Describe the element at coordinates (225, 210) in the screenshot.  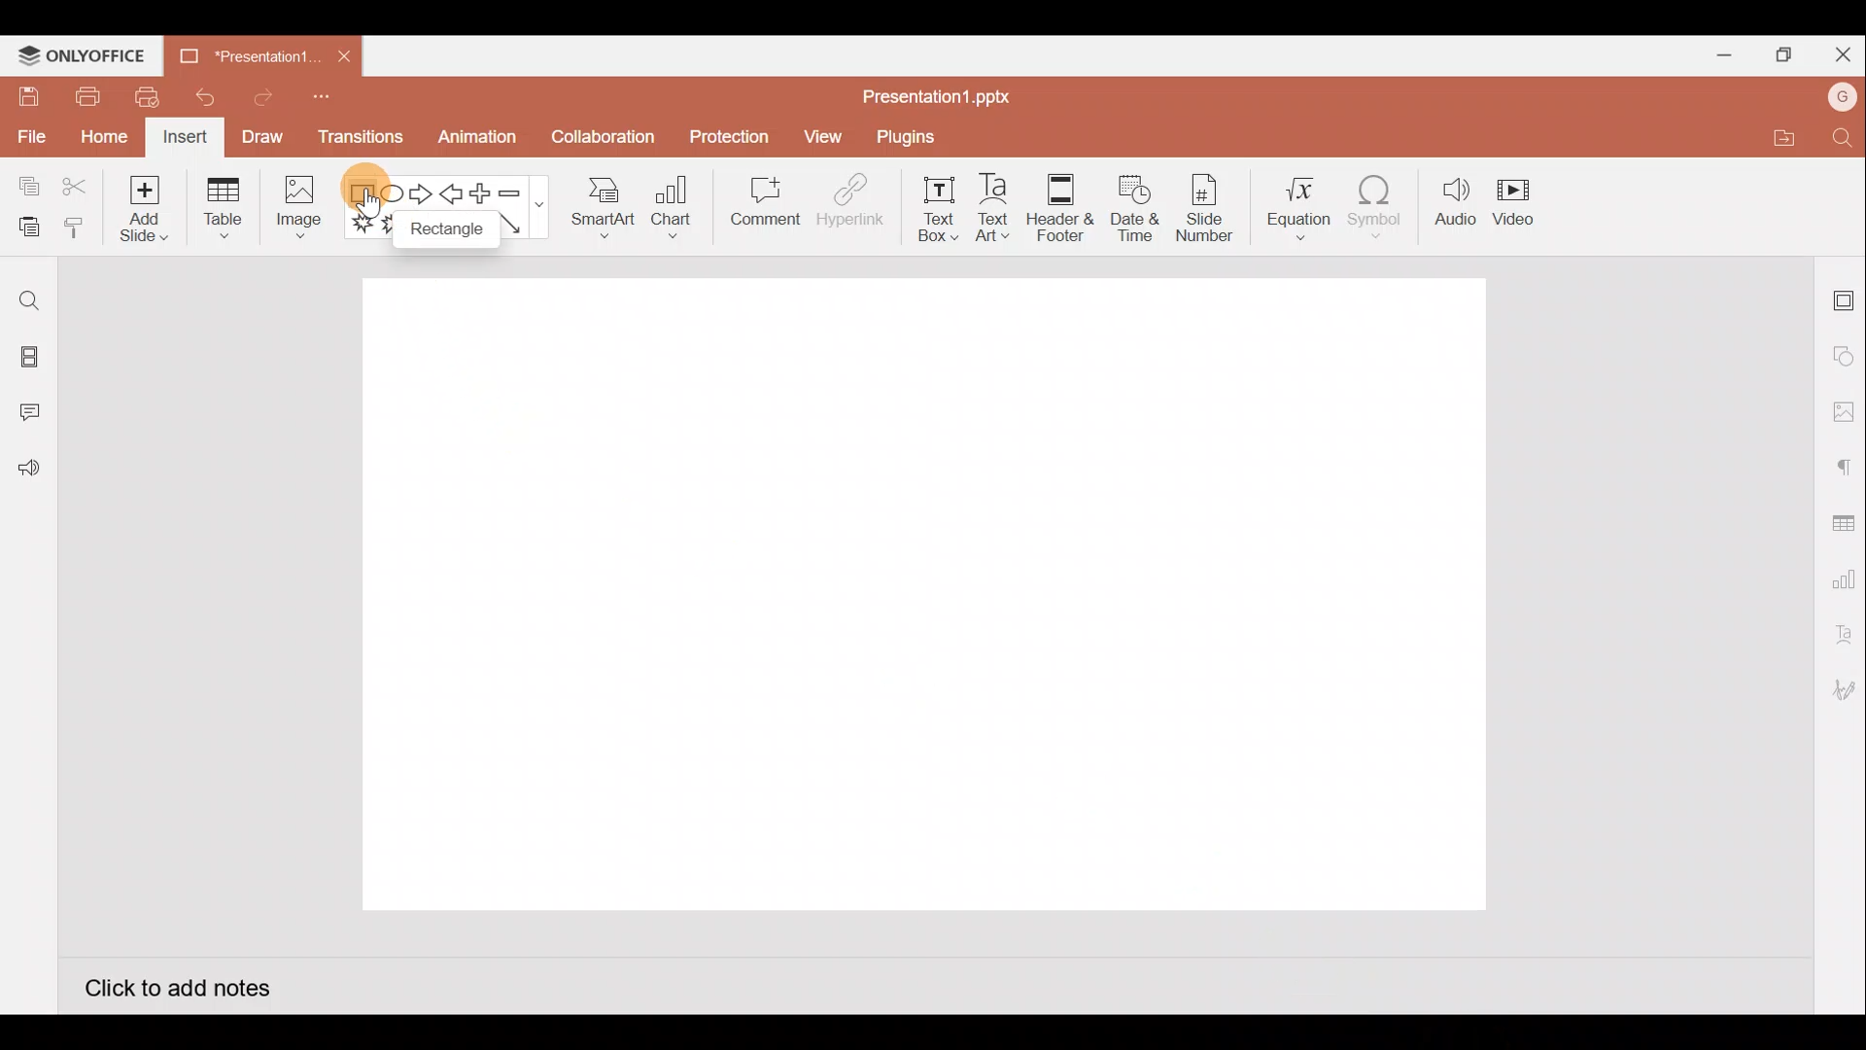
I see `Table` at that location.